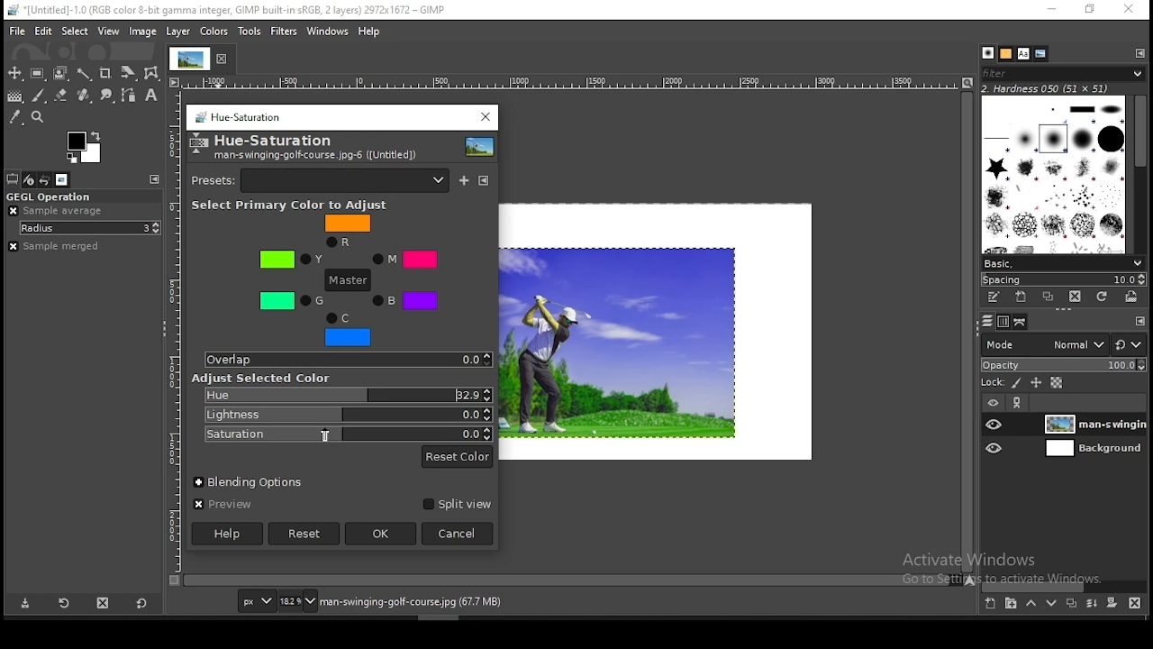 This screenshot has width=1153, height=649. What do you see at coordinates (275, 141) in the screenshot?
I see `hue-saturation` at bounding box center [275, 141].